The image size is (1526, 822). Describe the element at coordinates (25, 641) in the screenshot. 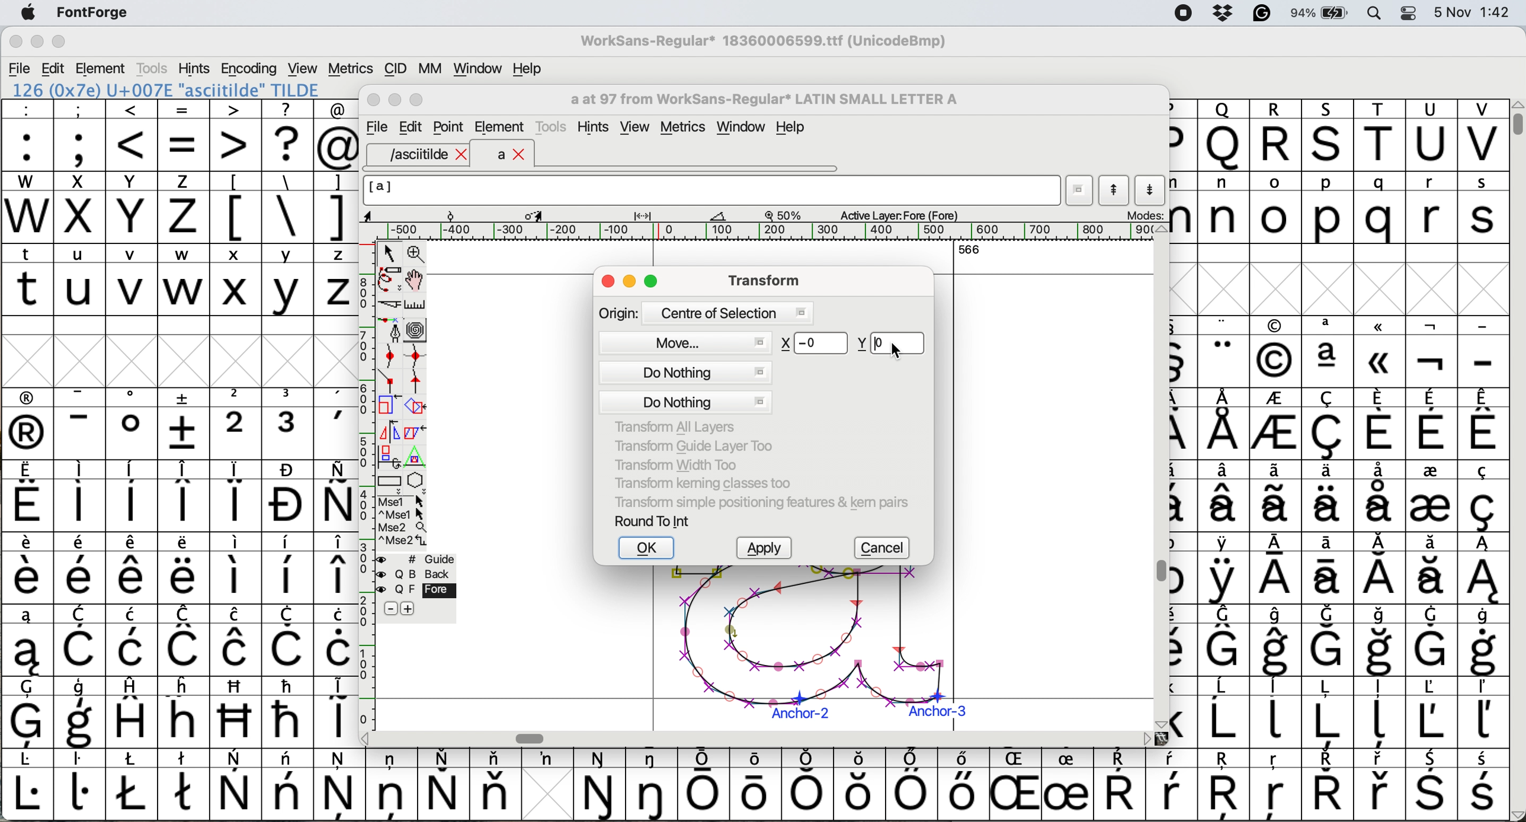

I see `symbol` at that location.